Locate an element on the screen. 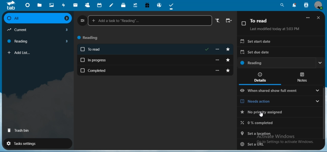  dashboard is located at coordinates (27, 5).